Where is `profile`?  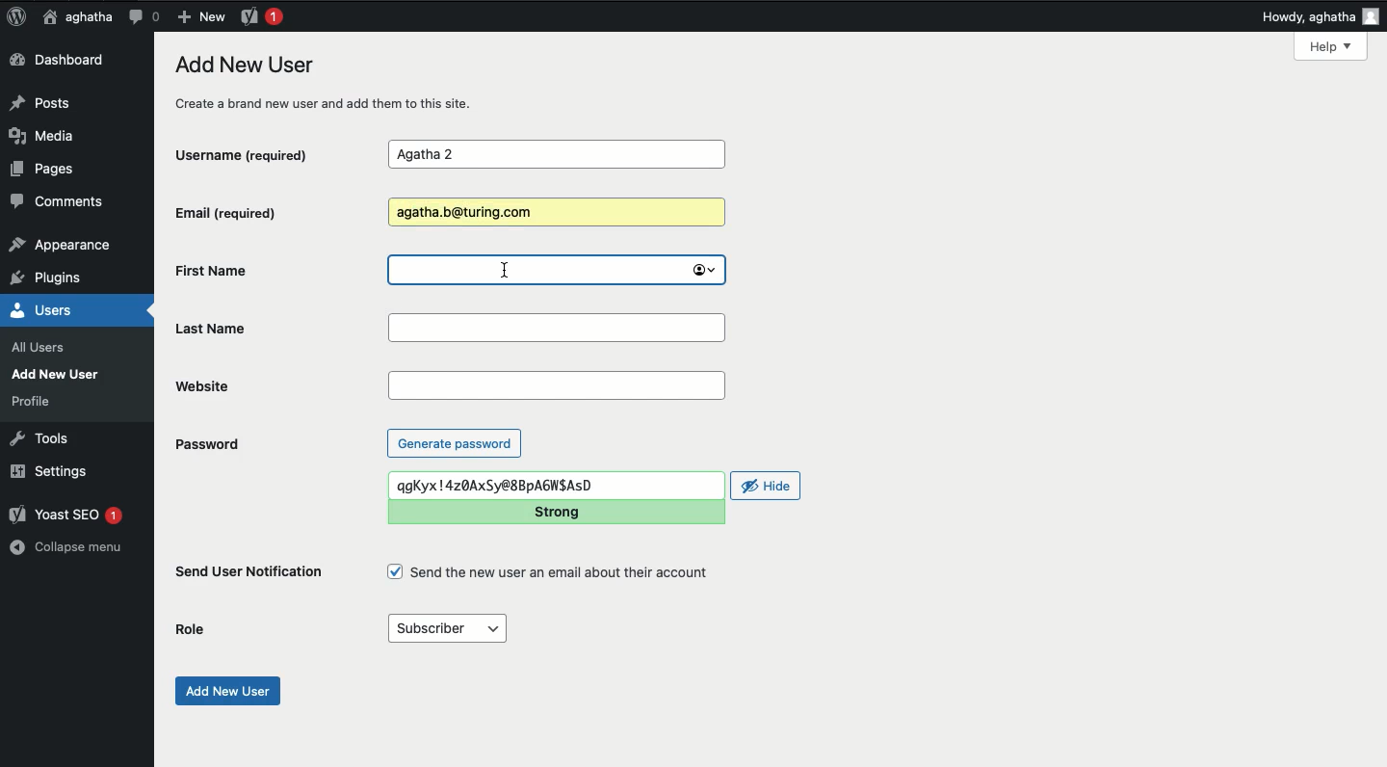 profile is located at coordinates (37, 401).